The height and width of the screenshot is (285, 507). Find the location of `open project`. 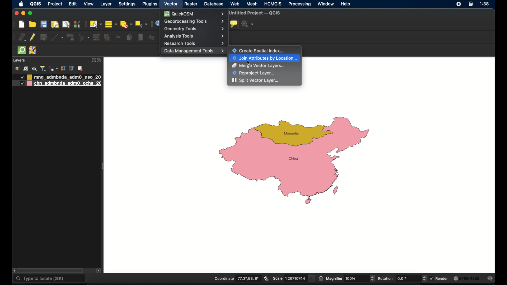

open project is located at coordinates (32, 24).